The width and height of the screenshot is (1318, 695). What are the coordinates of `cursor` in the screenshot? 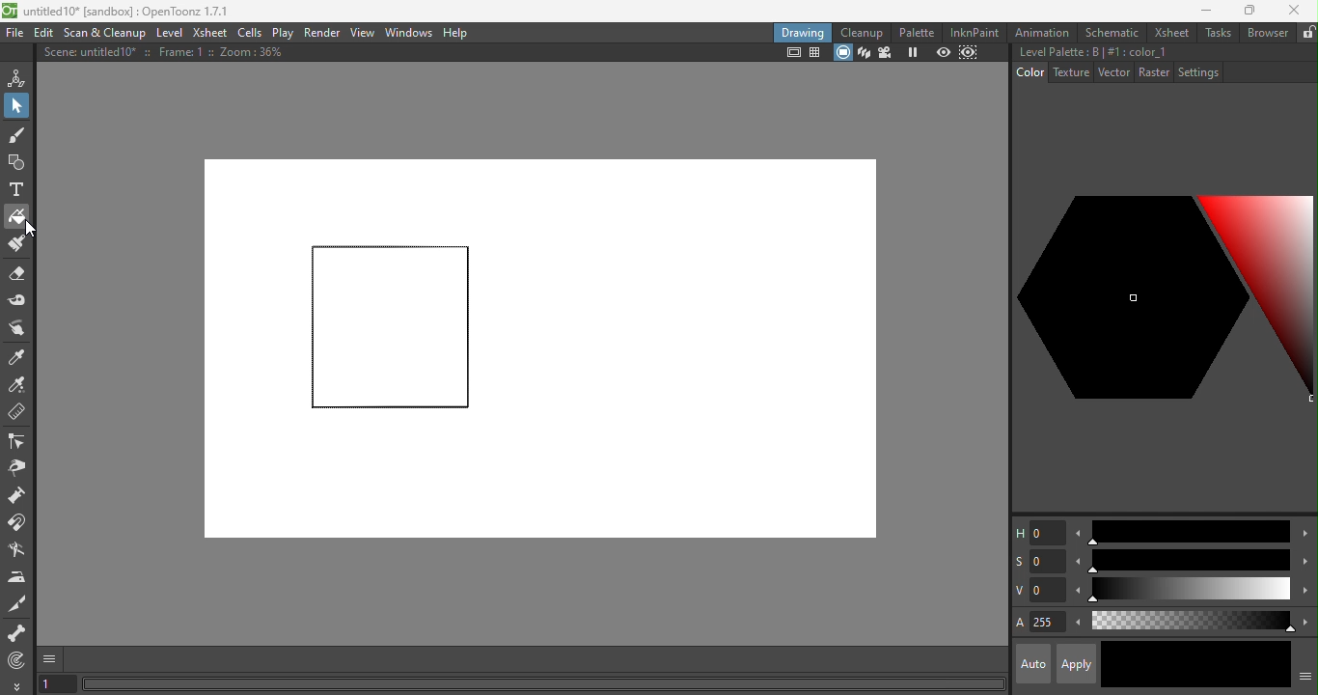 It's located at (29, 229).